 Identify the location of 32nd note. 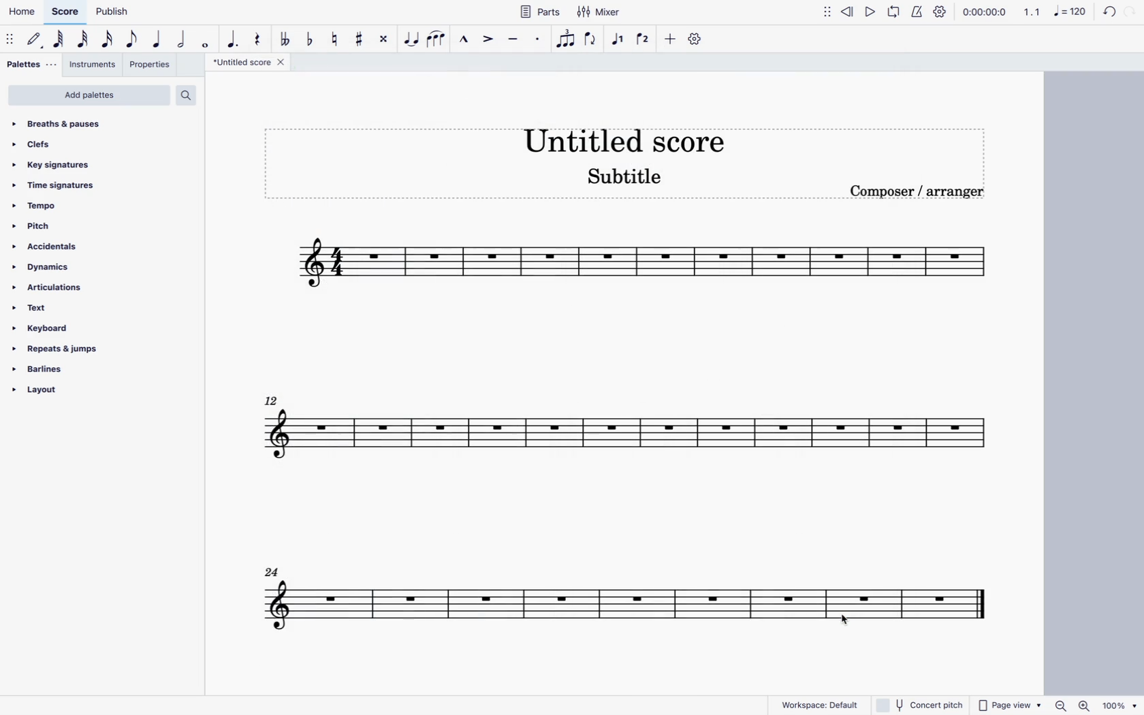
(84, 42).